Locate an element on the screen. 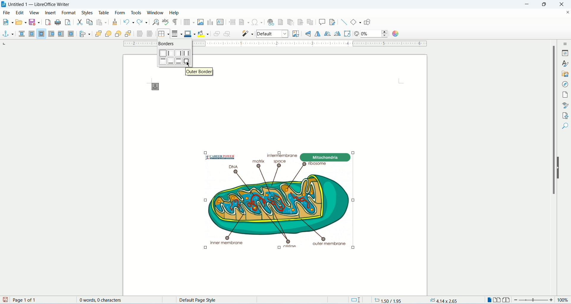  to foreground is located at coordinates (139, 34).